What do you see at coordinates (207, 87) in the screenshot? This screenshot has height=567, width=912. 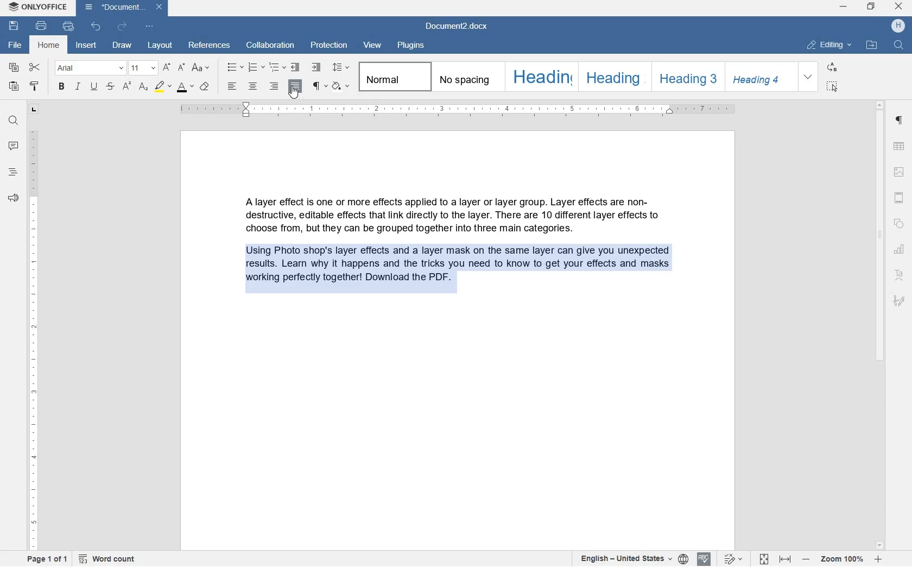 I see `CLEAR STYLE` at bounding box center [207, 87].